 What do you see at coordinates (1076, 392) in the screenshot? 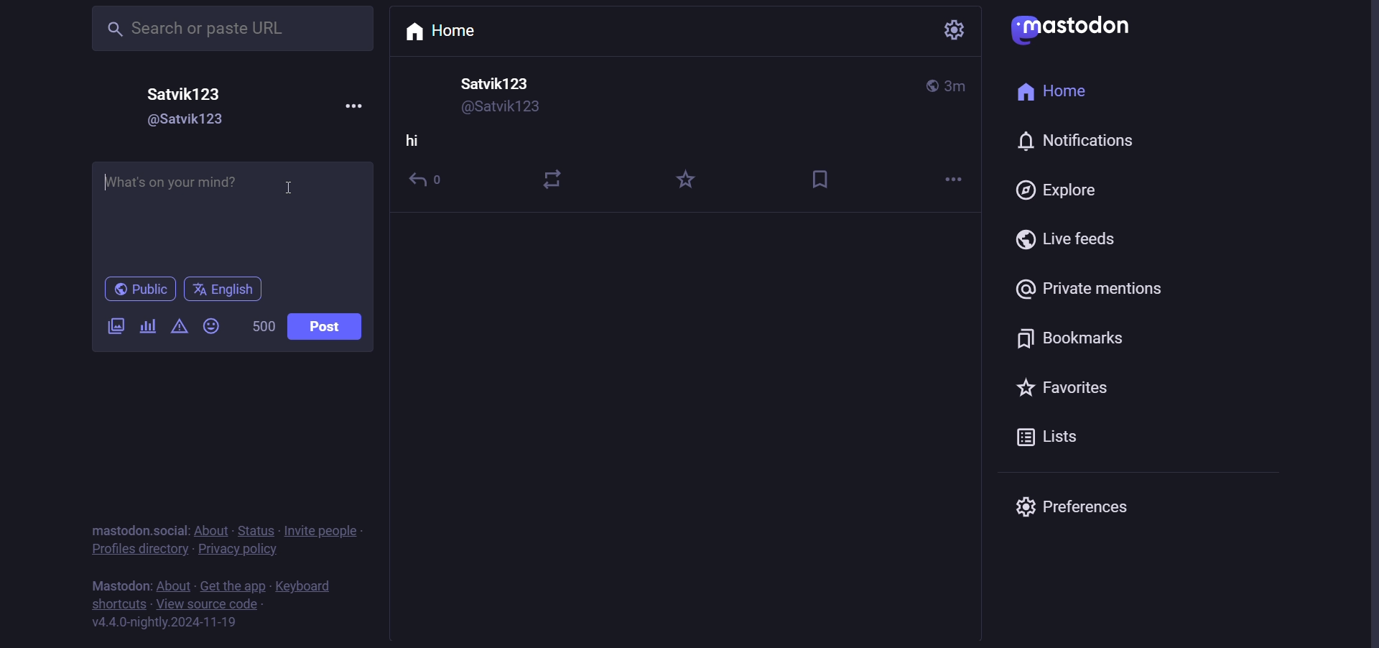
I see `favorite` at bounding box center [1076, 392].